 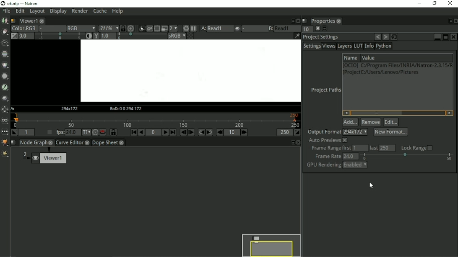 I want to click on Switch between "neutral" 1.0 gain f-stop and the previous setting, so click(x=13, y=36).